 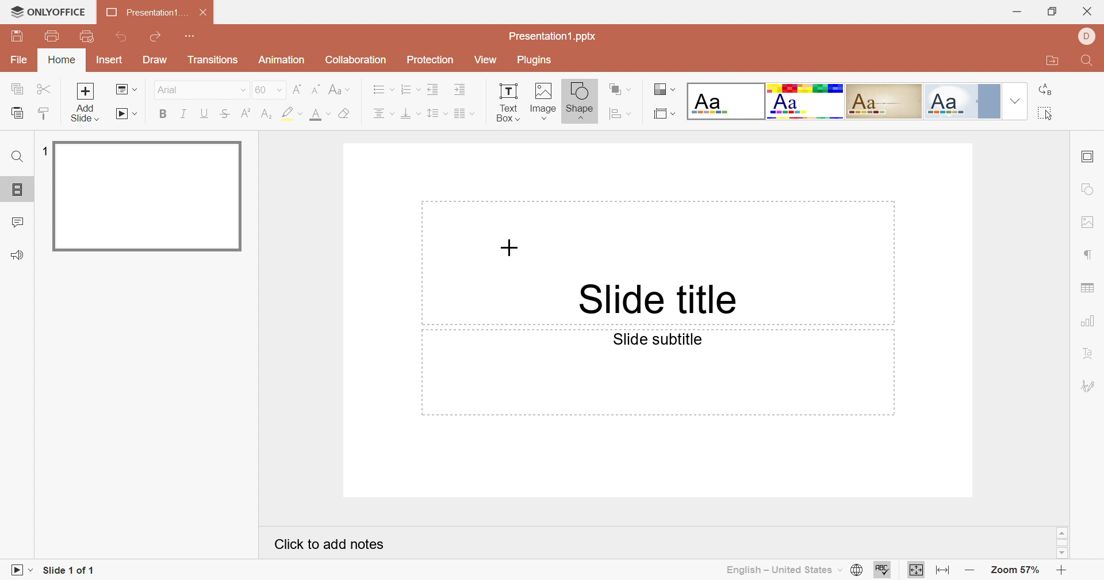 What do you see at coordinates (944, 570) in the screenshot?
I see `Fit to width` at bounding box center [944, 570].